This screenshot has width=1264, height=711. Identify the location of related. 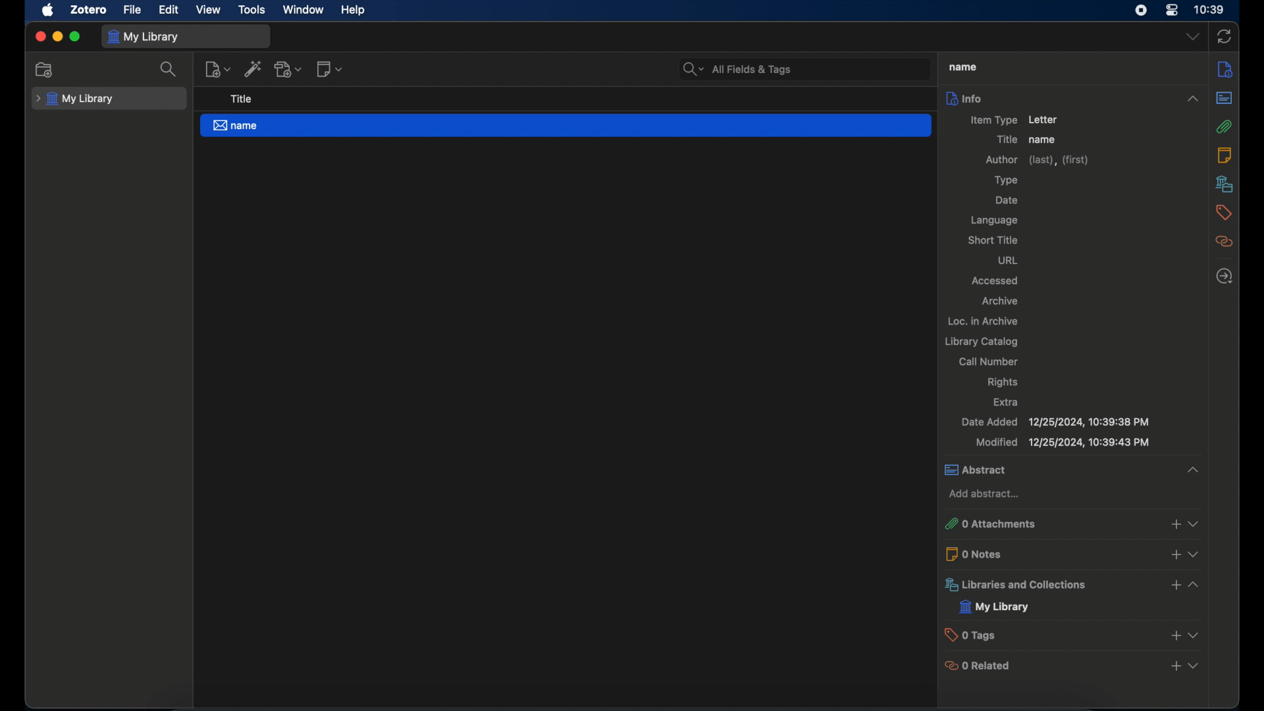
(1225, 242).